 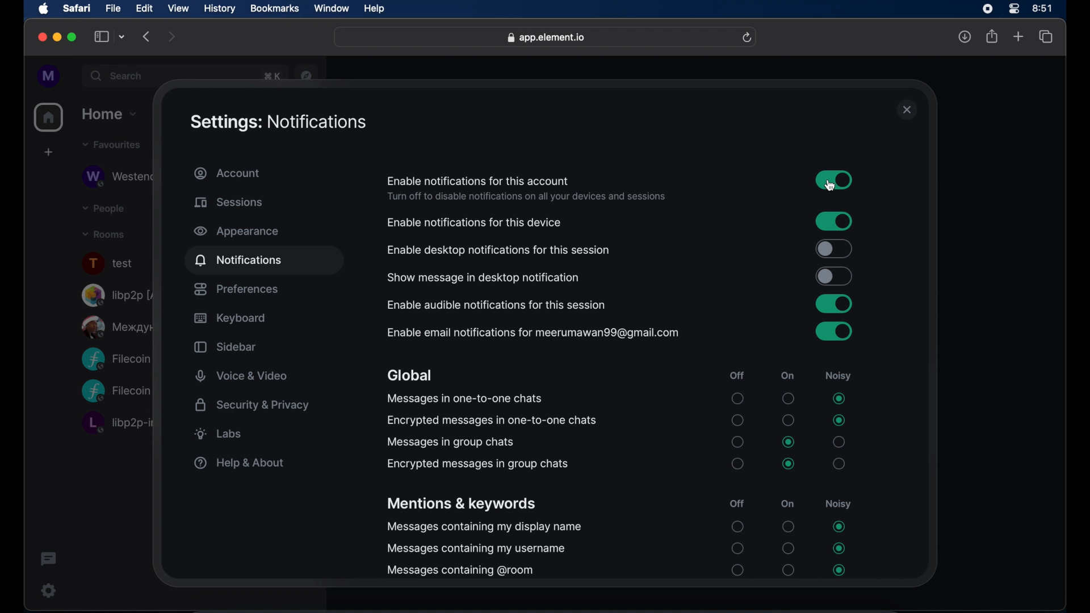 I want to click on web address- app.element.io, so click(x=546, y=37).